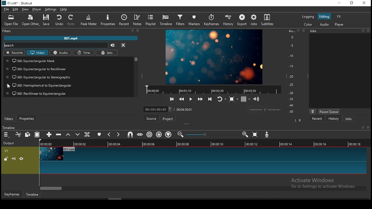 Image resolution: width=372 pixels, height=209 pixels. Describe the element at coordinates (9, 31) in the screenshot. I see `Filters` at that location.